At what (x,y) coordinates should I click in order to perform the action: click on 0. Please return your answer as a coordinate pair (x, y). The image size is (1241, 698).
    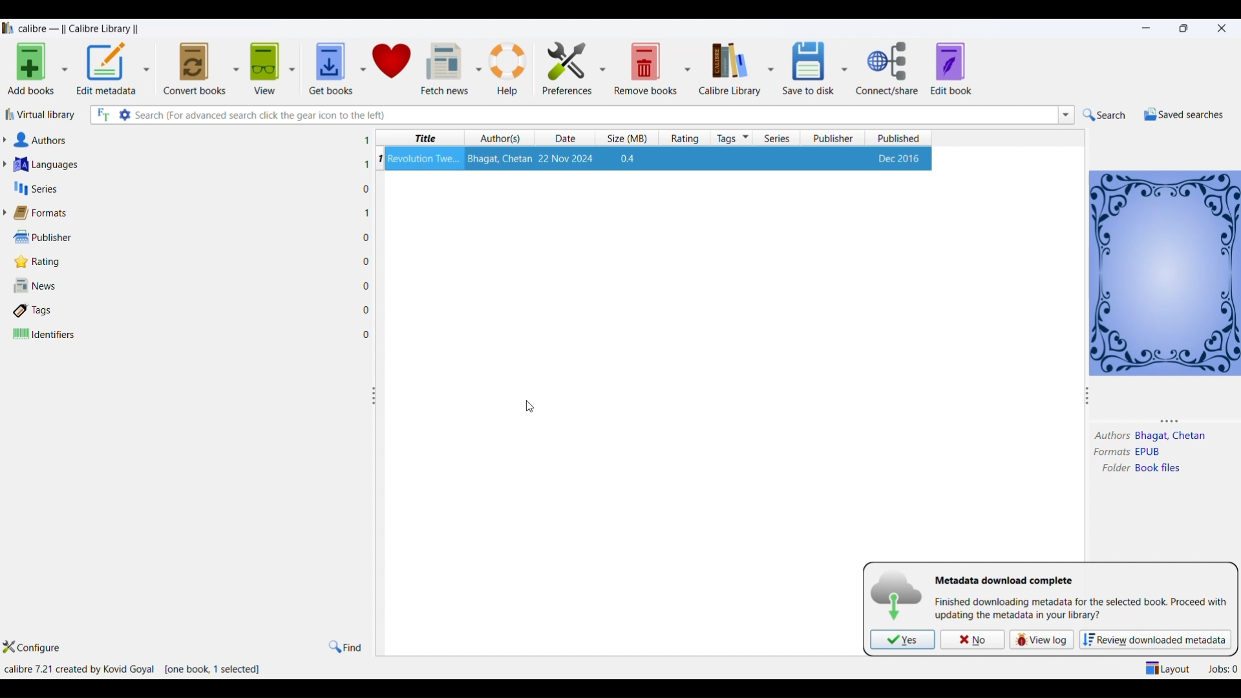
    Looking at the image, I should click on (366, 310).